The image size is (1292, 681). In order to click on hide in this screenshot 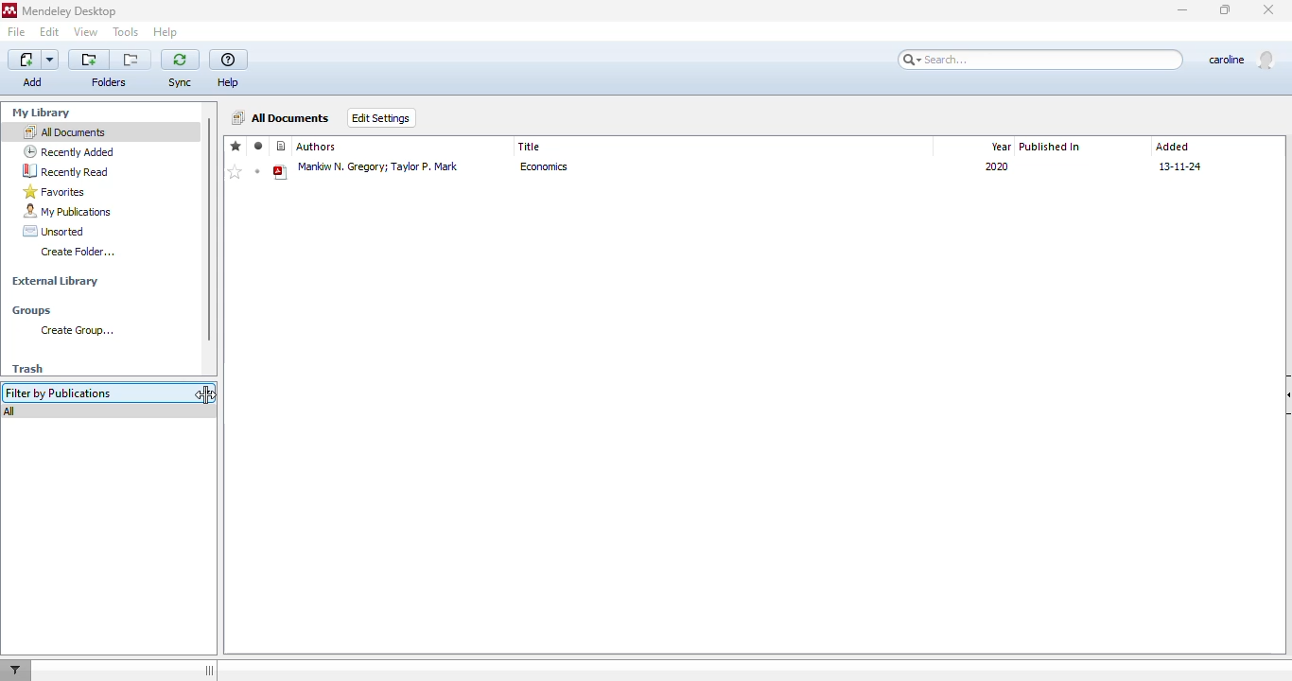, I will do `click(1283, 395)`.